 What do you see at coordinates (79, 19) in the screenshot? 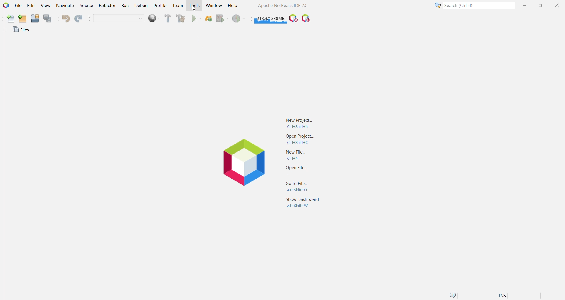
I see `Redo` at bounding box center [79, 19].